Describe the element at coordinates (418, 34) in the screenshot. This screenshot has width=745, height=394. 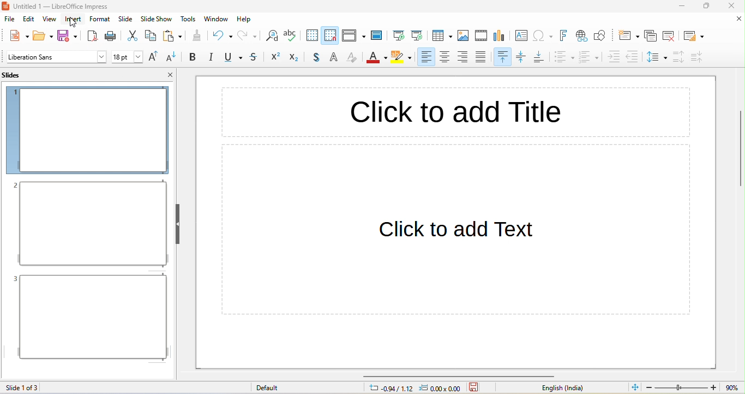
I see `current slide` at that location.